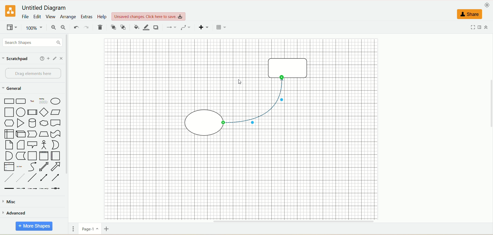 The width and height of the screenshot is (493, 235). I want to click on shape, so click(201, 123).